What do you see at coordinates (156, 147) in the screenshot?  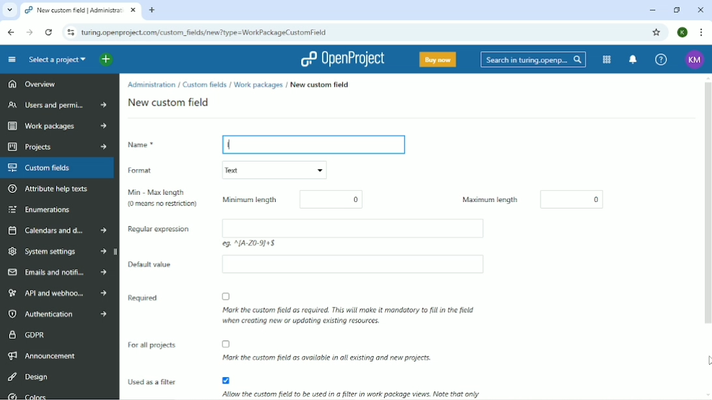 I see `Name` at bounding box center [156, 147].